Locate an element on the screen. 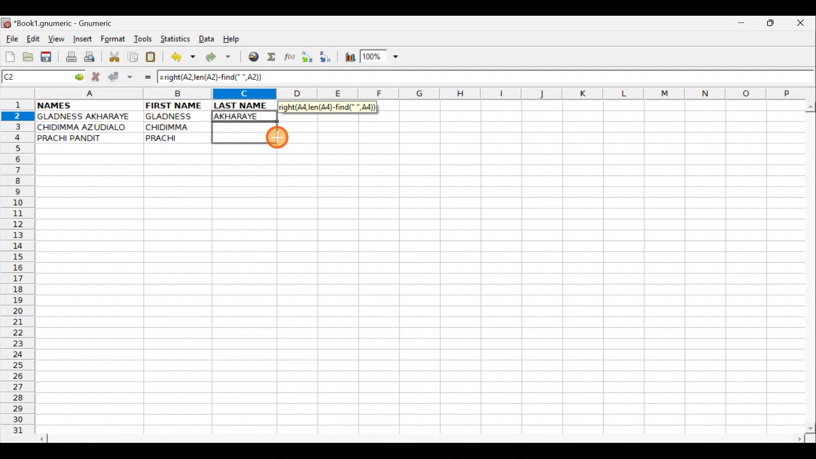 This screenshot has width=816, height=459. CHIDIMMA AZUDIALO is located at coordinates (85, 127).